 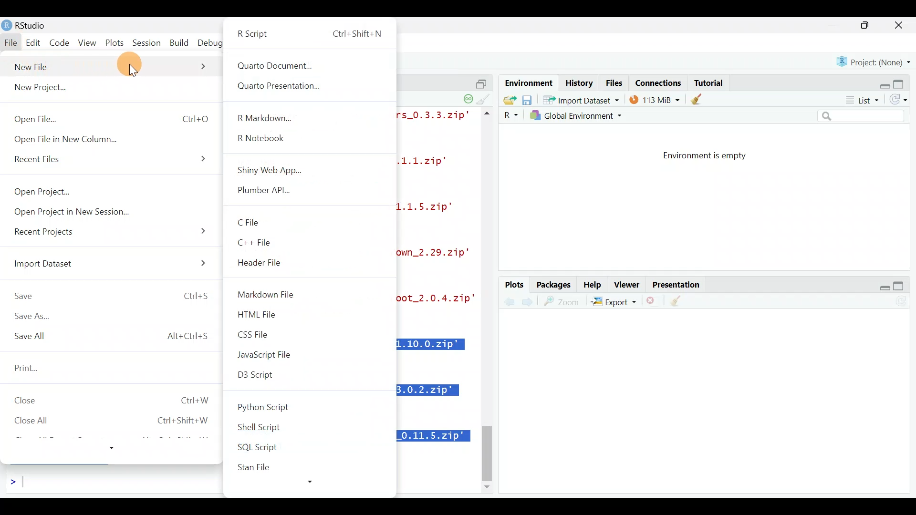 What do you see at coordinates (115, 447) in the screenshot?
I see `more` at bounding box center [115, 447].